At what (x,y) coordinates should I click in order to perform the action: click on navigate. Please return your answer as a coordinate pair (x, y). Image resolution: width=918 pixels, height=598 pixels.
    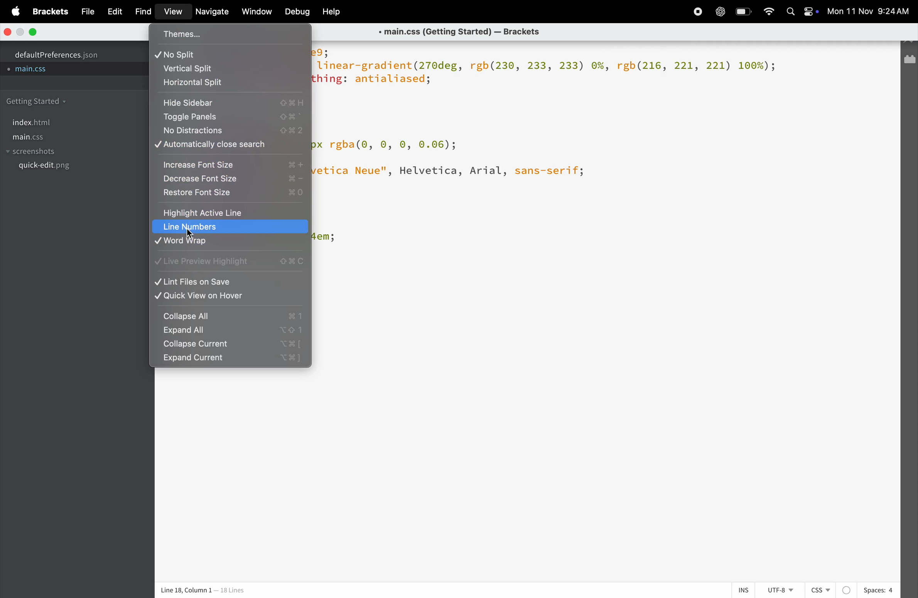
    Looking at the image, I should click on (210, 12).